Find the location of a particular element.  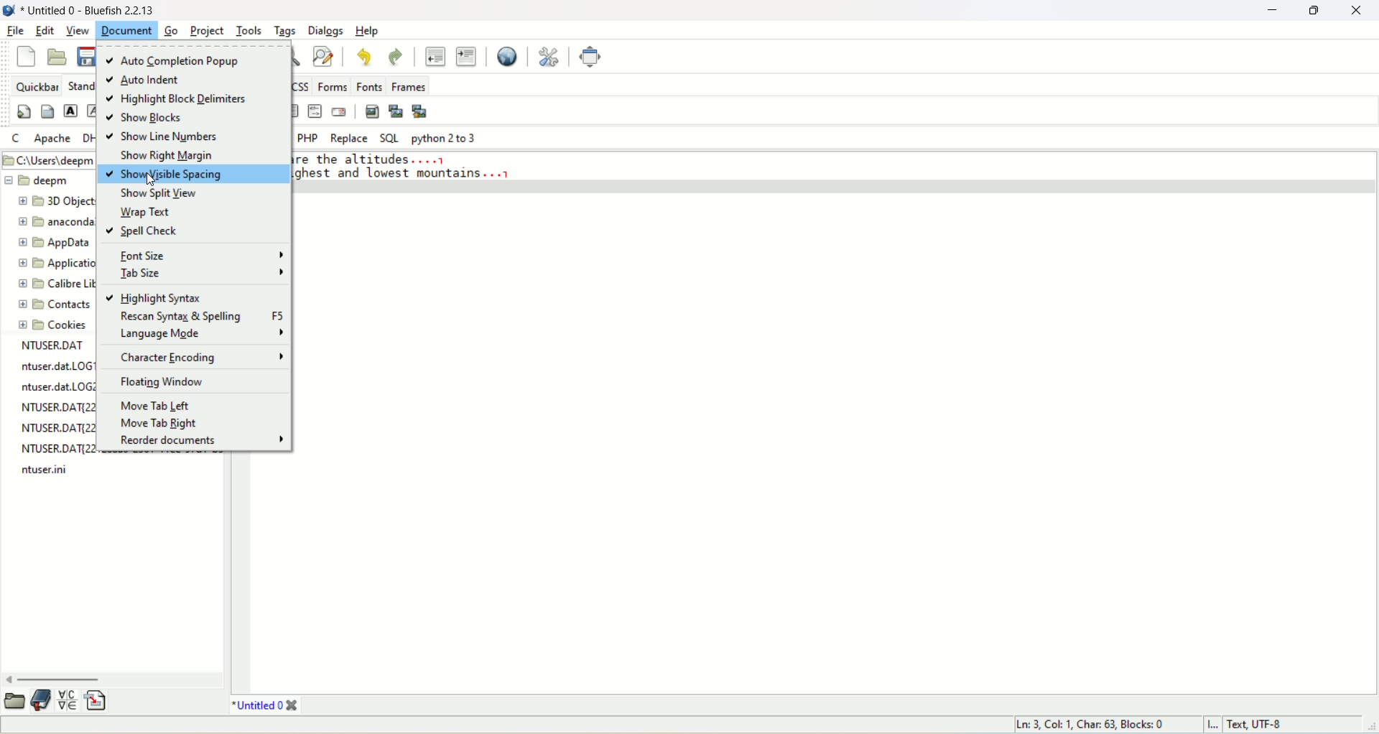

highlight block delimiters is located at coordinates (175, 99).